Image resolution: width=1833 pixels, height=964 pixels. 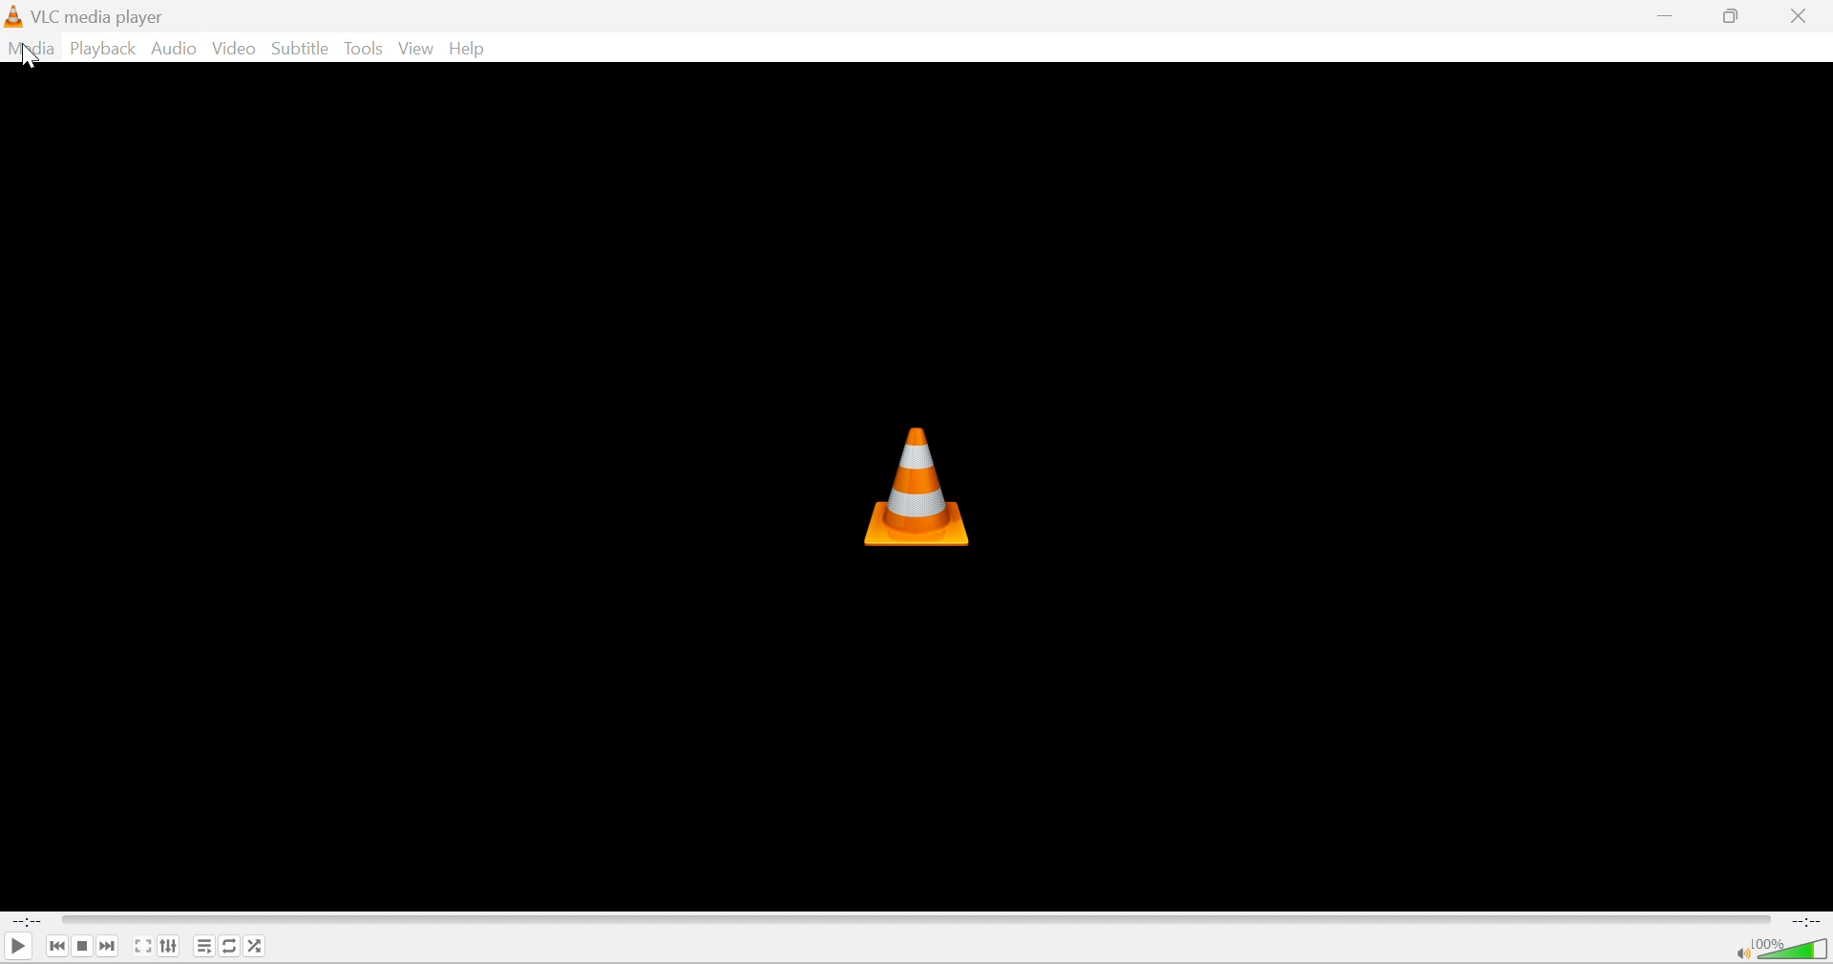 What do you see at coordinates (302, 48) in the screenshot?
I see `Subtitle` at bounding box center [302, 48].